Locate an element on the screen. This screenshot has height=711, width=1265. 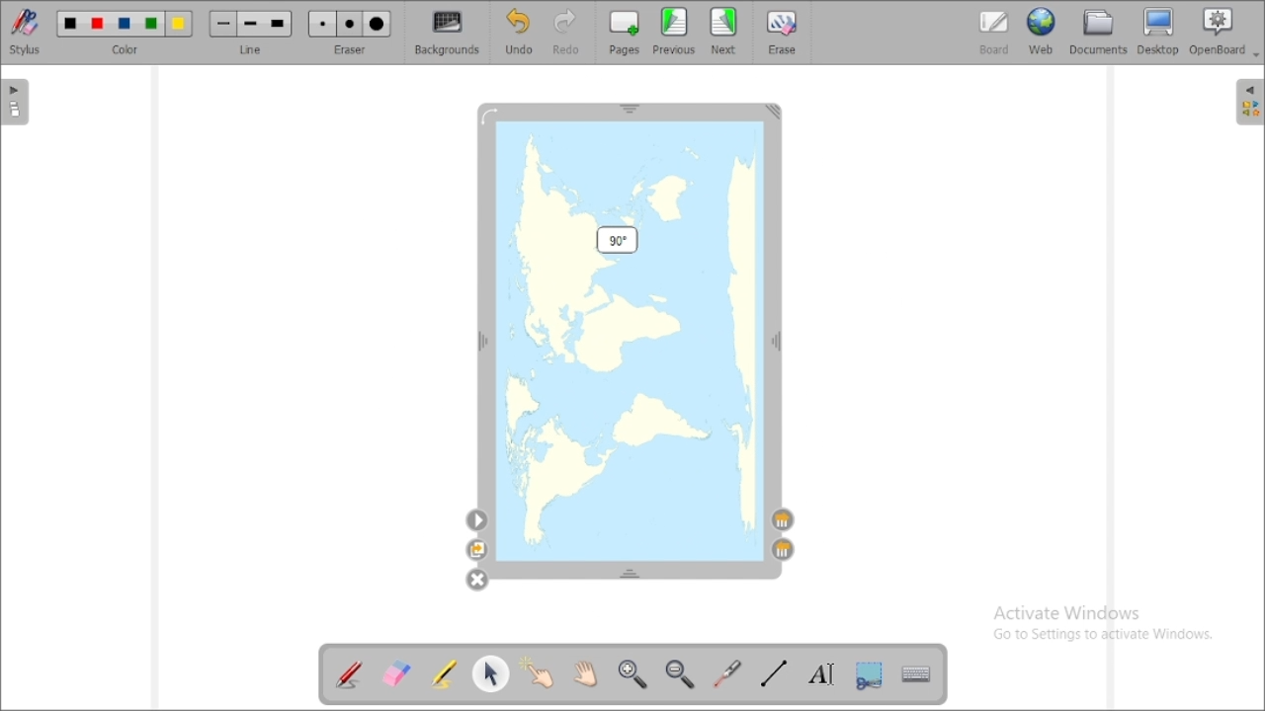
color is located at coordinates (126, 32).